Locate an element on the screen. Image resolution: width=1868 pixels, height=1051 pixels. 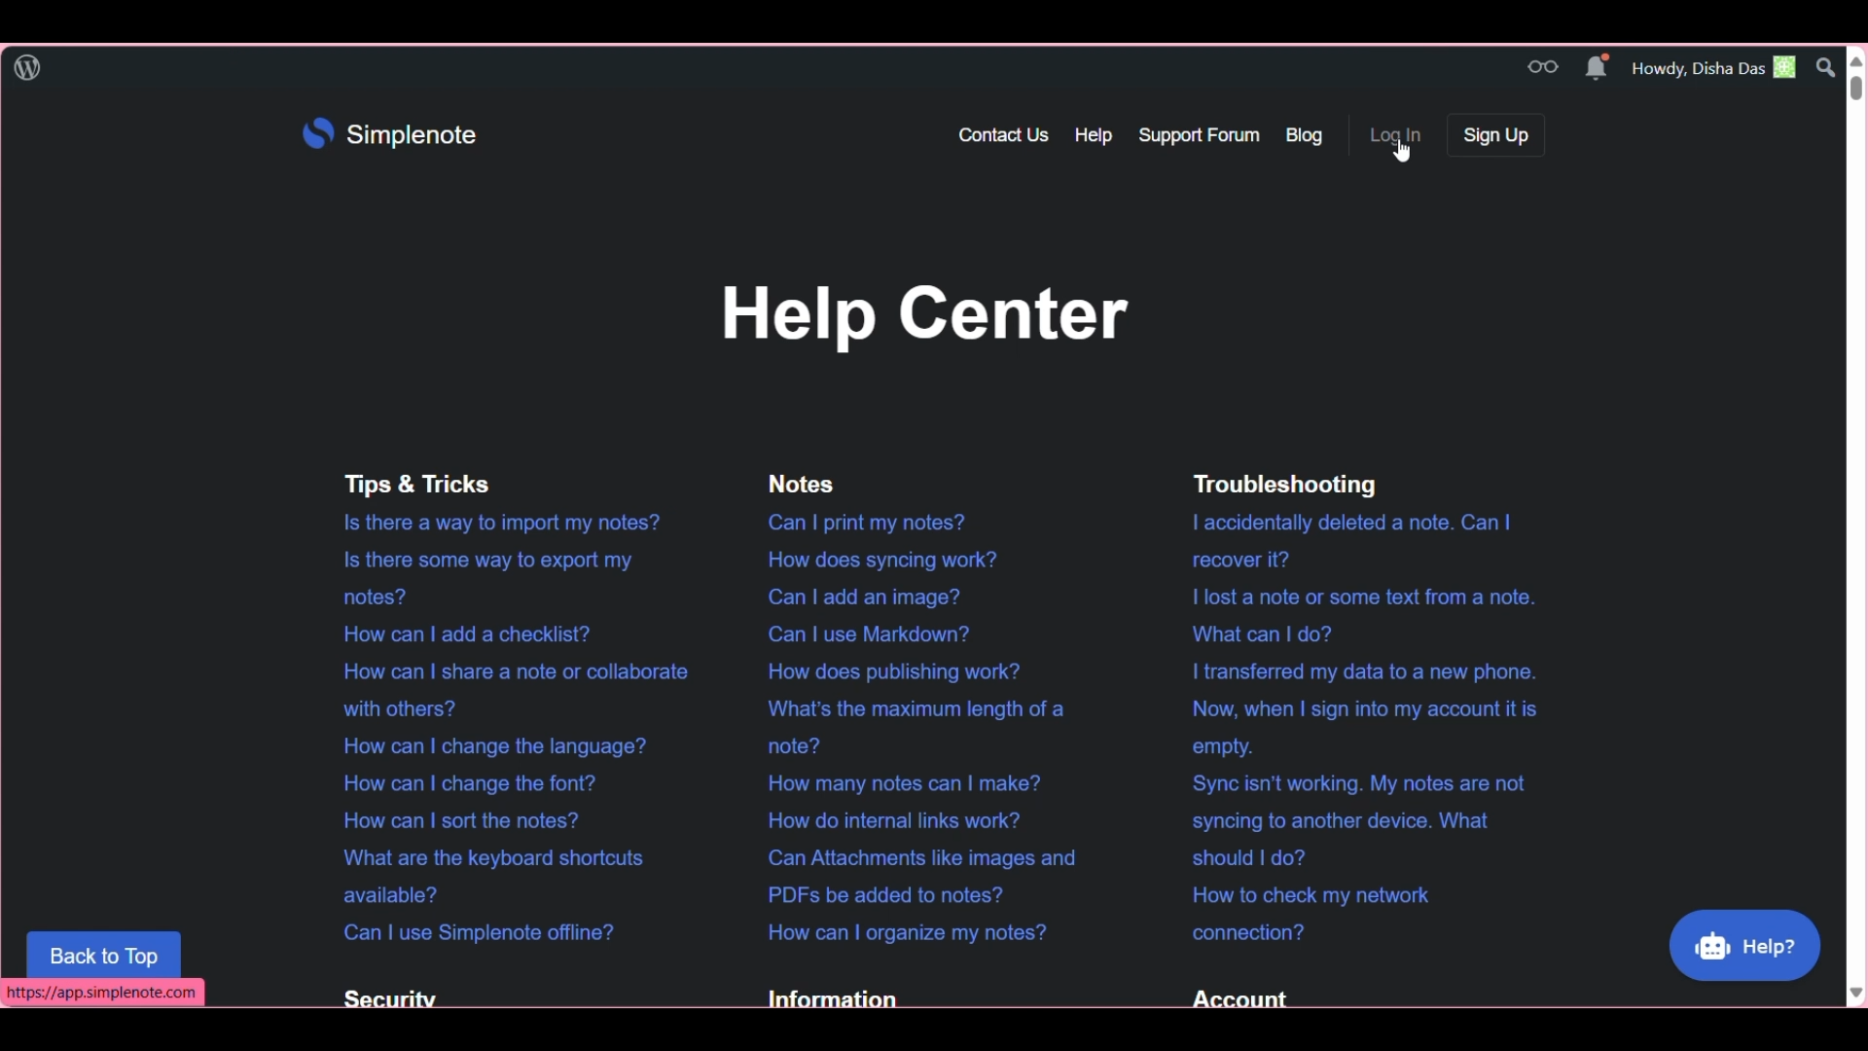
How does syncing work? is located at coordinates (885, 557).